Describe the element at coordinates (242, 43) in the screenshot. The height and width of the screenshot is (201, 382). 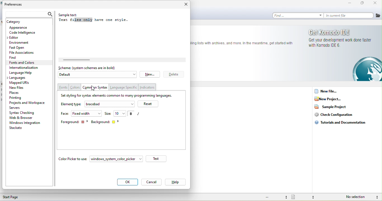
I see `text` at that location.